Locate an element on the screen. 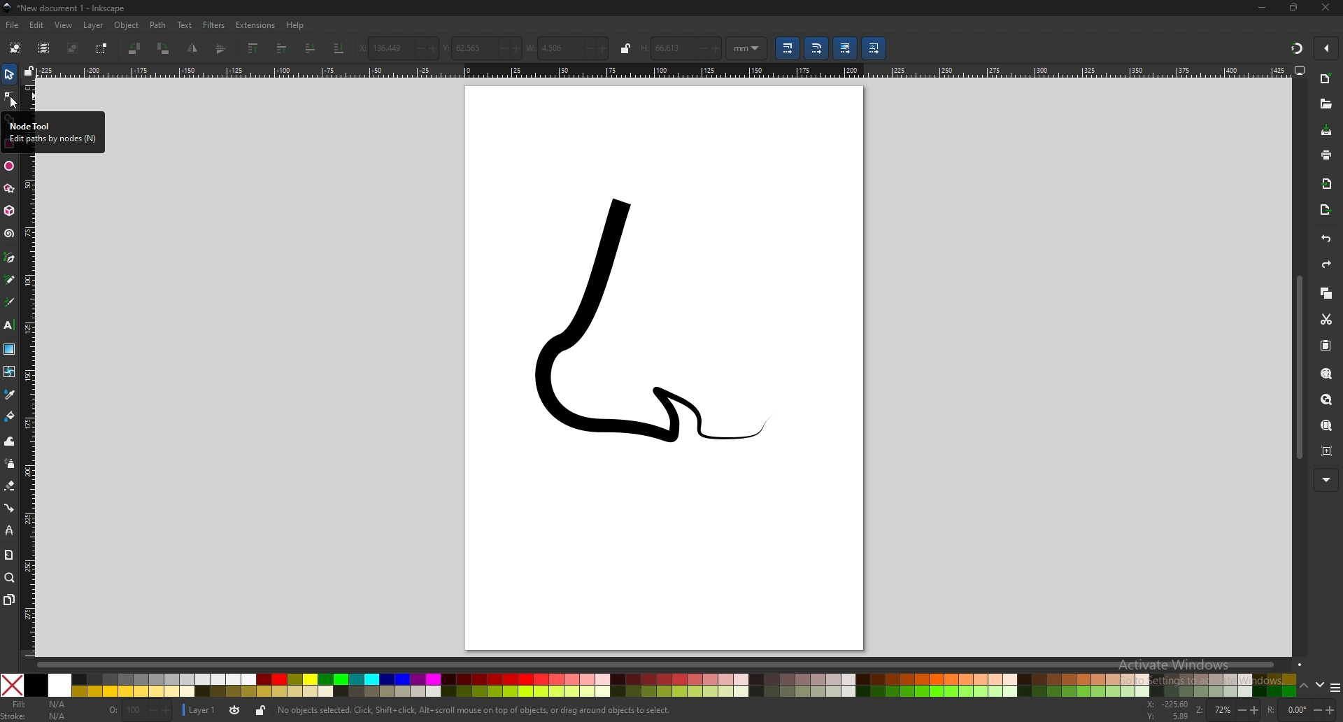  minimize is located at coordinates (1261, 6).